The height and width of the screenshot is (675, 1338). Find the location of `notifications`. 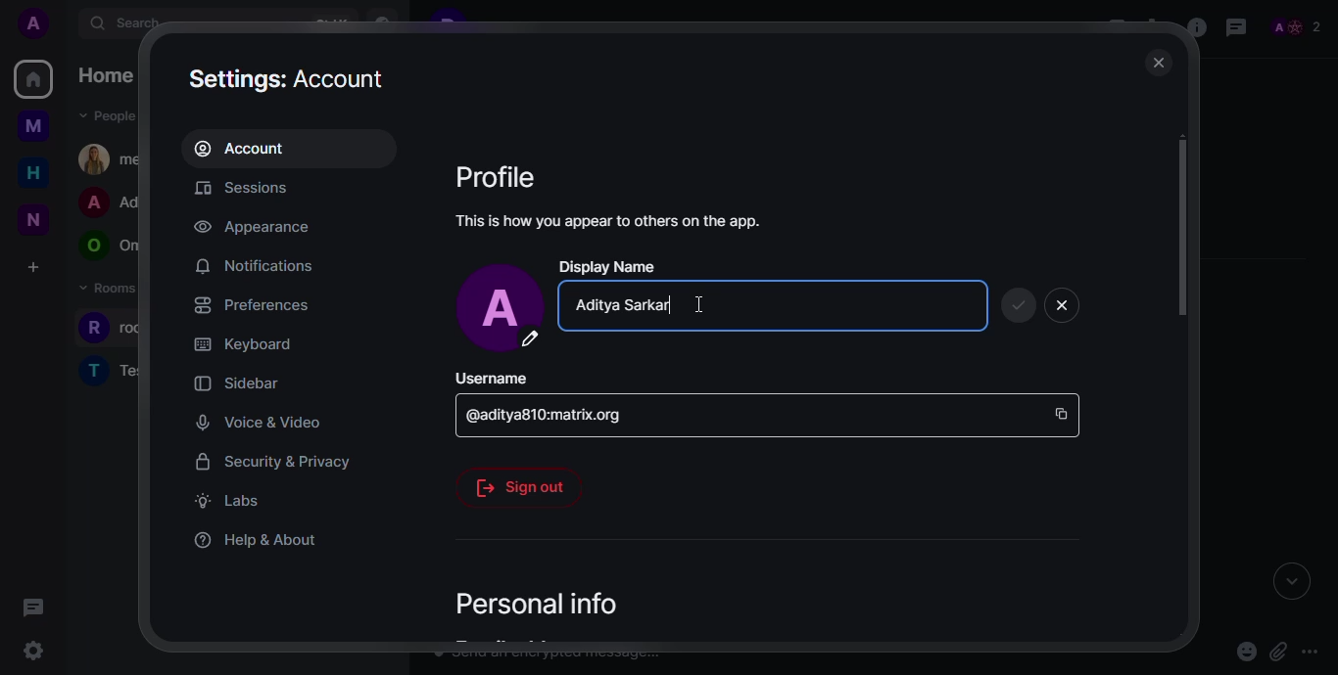

notifications is located at coordinates (254, 266).